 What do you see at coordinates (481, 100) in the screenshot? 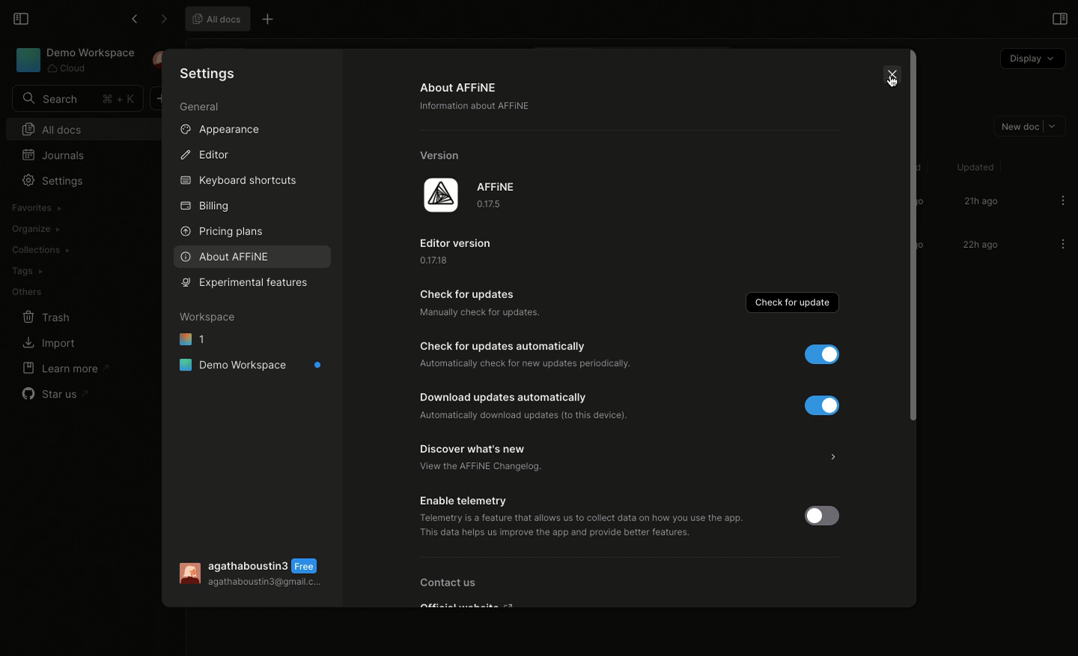
I see `About AFFINE` at bounding box center [481, 100].